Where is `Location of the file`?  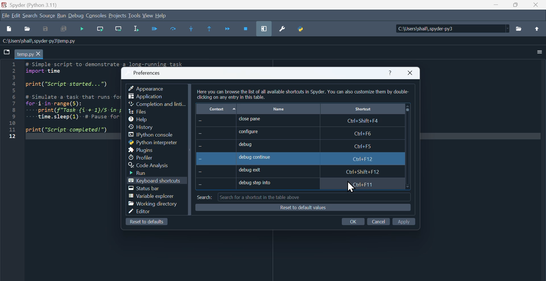 Location of the file is located at coordinates (453, 28).